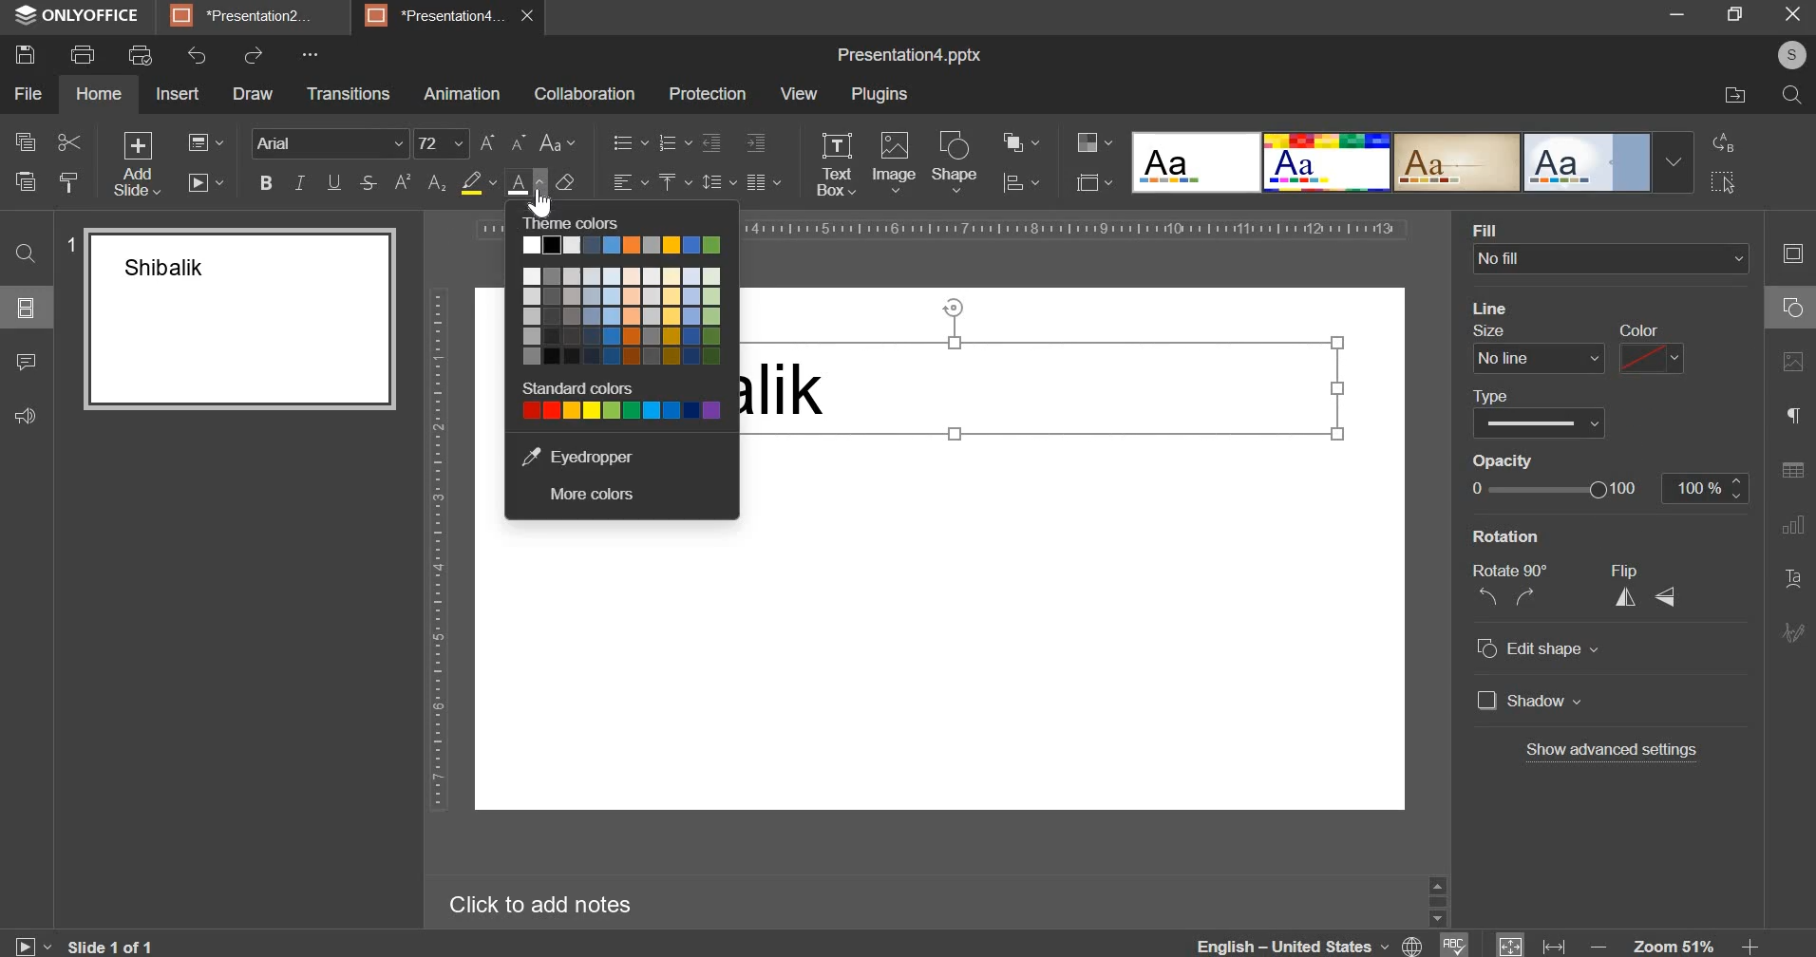 The width and height of the screenshot is (1816, 957). I want to click on recently used text colors, so click(621, 243).